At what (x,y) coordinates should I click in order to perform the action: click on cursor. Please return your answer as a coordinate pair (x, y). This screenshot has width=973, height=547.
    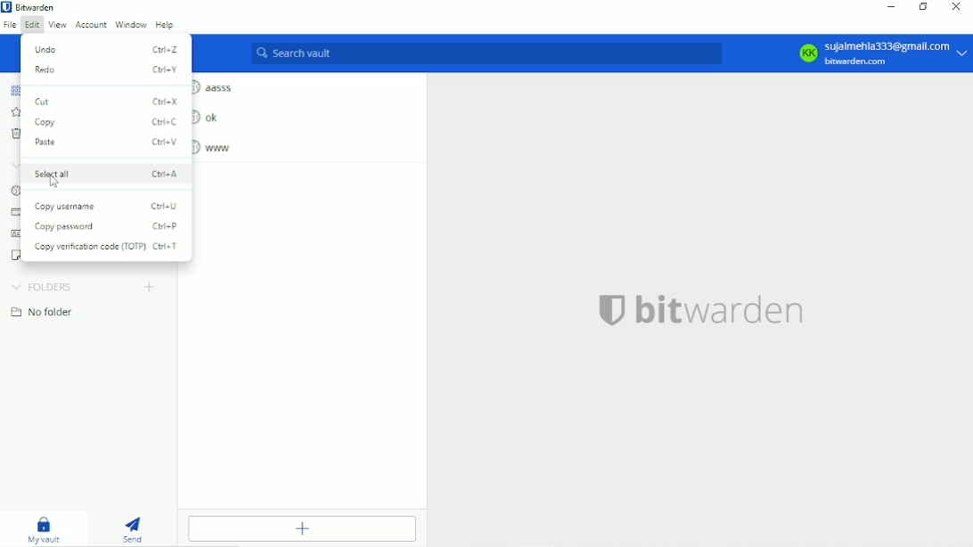
    Looking at the image, I should click on (54, 182).